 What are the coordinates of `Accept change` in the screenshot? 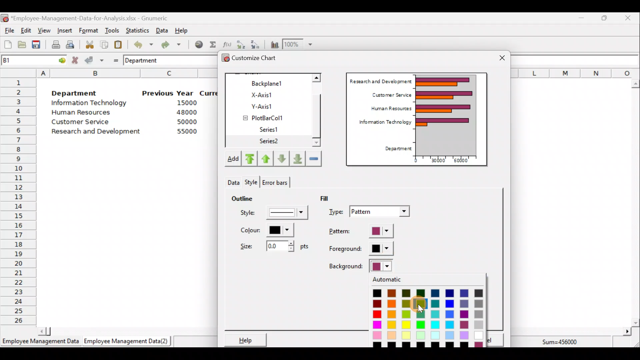 It's located at (94, 60).